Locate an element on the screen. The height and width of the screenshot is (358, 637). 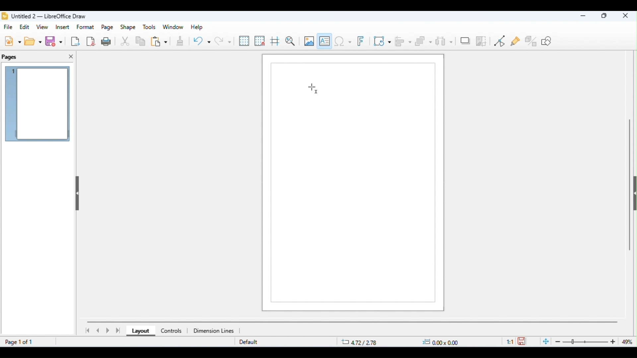
insert special characters is located at coordinates (343, 41).